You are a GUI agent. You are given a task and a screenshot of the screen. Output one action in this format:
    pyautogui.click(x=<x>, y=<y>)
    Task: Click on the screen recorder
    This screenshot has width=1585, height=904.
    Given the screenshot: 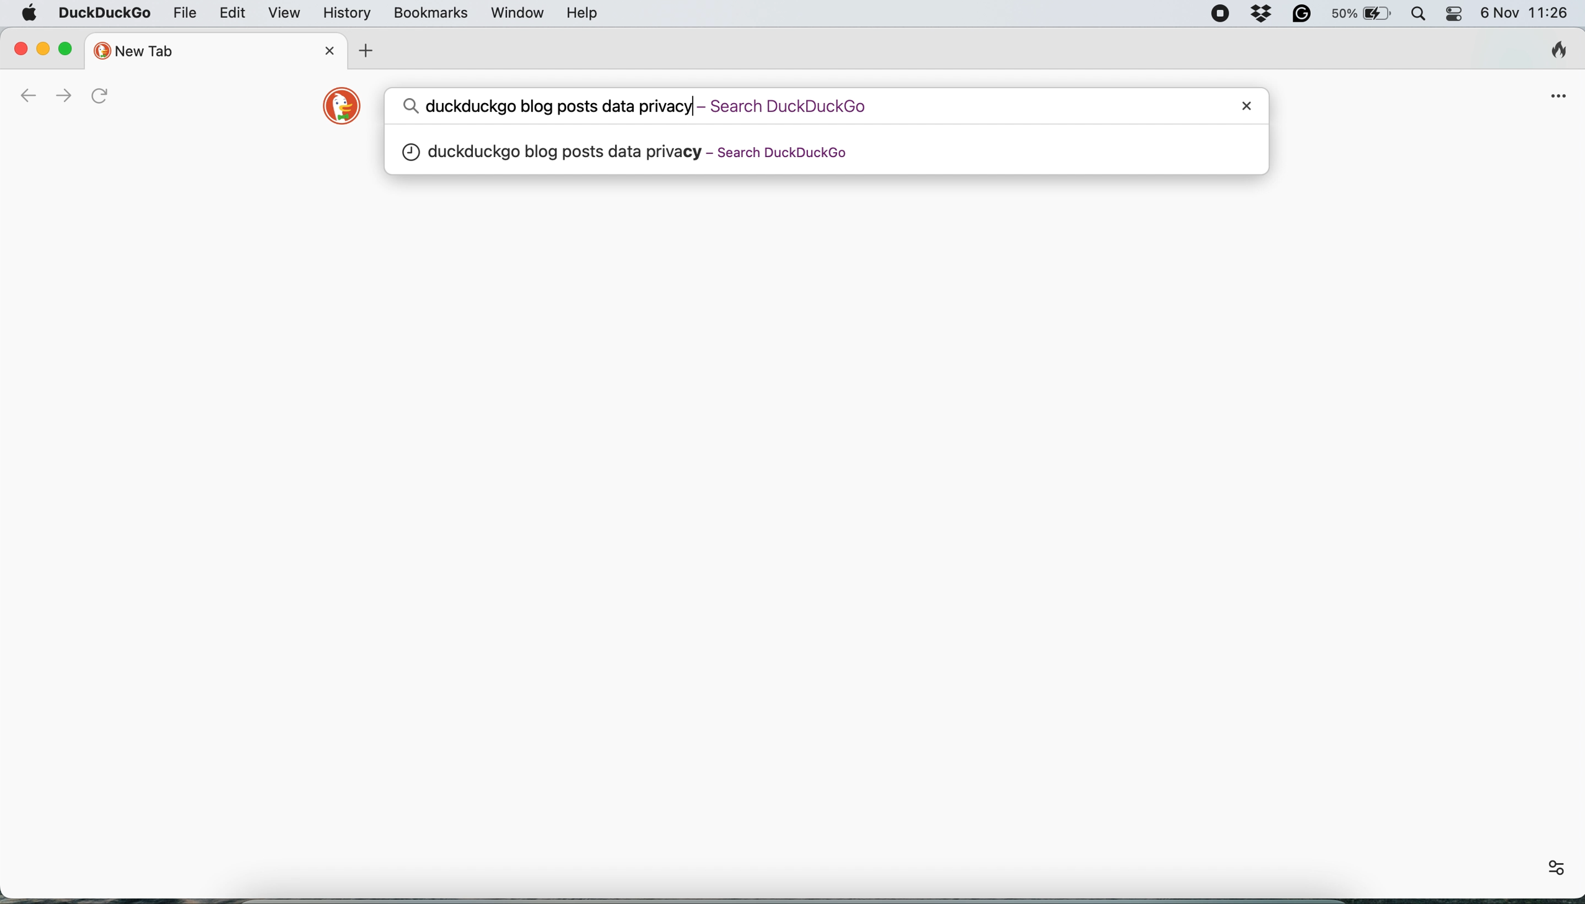 What is the action you would take?
    pyautogui.click(x=1220, y=15)
    